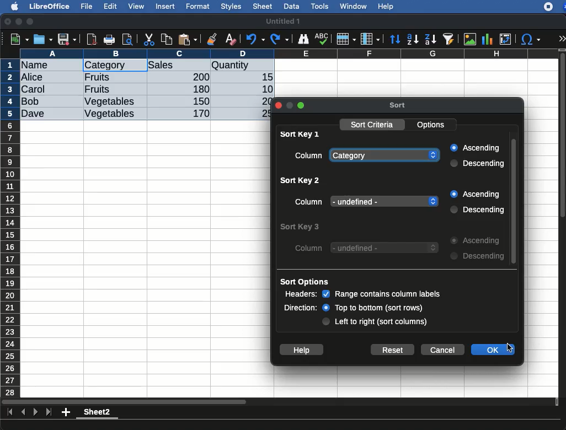  I want to click on redo, so click(280, 39).